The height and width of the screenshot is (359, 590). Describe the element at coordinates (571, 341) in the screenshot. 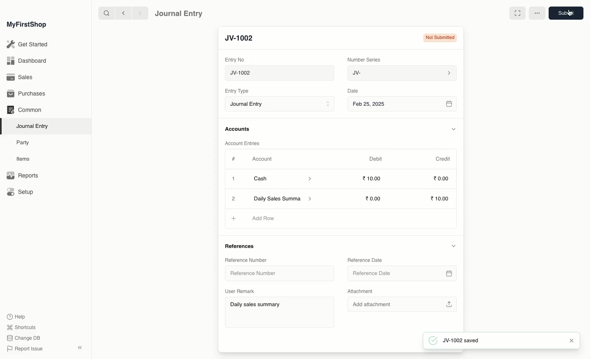

I see `Close` at that location.